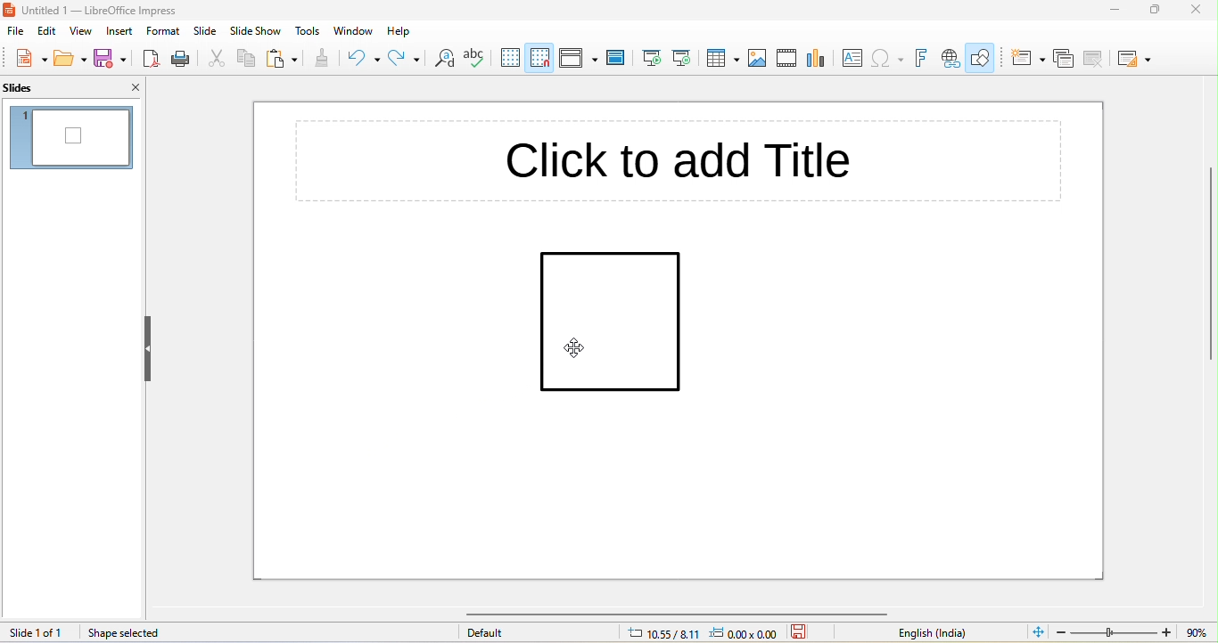  I want to click on export pdf, so click(151, 58).